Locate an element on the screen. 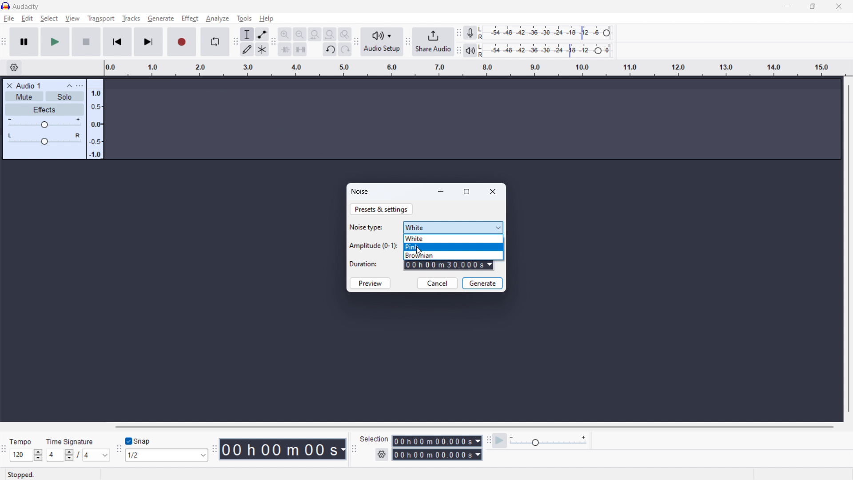 This screenshot has width=853, height=480. collapse is located at coordinates (69, 86).